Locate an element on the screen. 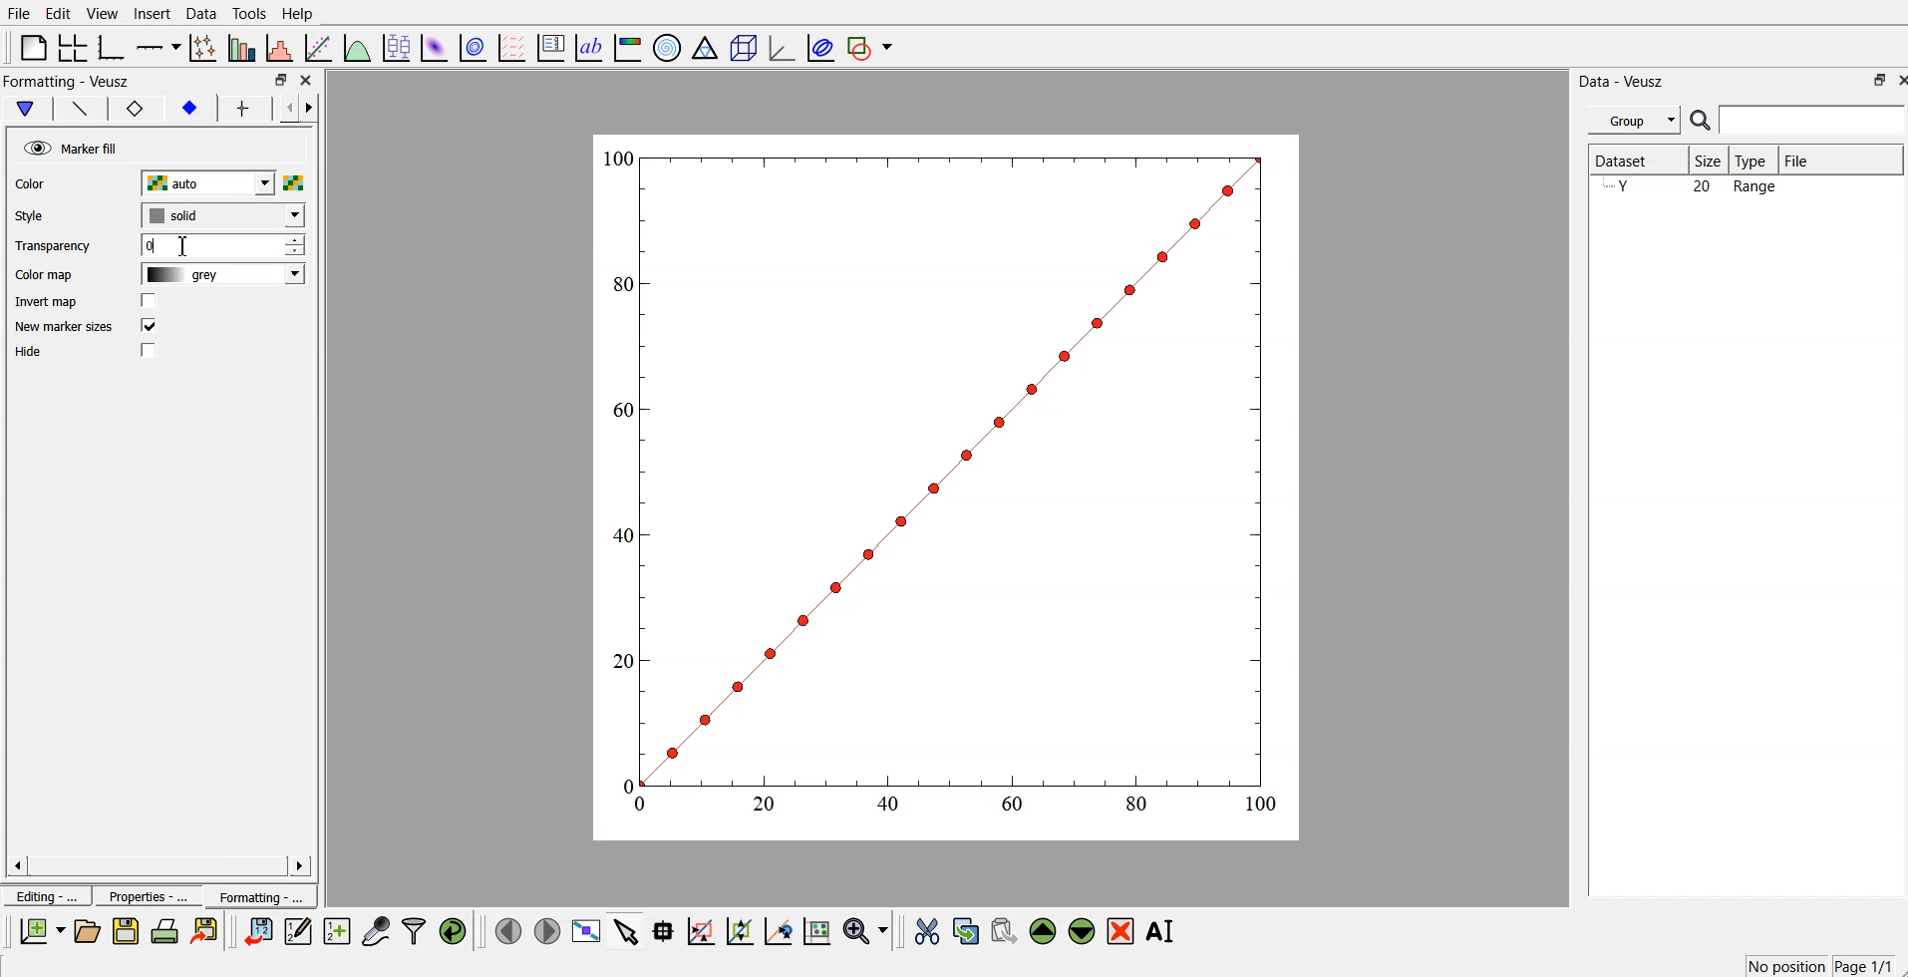  Open is located at coordinates (87, 930).